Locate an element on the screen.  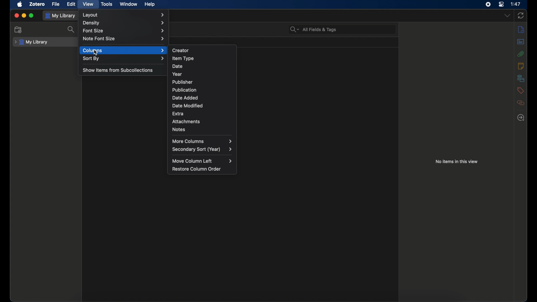
publisher is located at coordinates (182, 82).